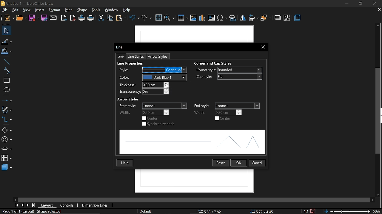 This screenshot has width=382, height=214. I want to click on vertical scrollbar, so click(378, 111).